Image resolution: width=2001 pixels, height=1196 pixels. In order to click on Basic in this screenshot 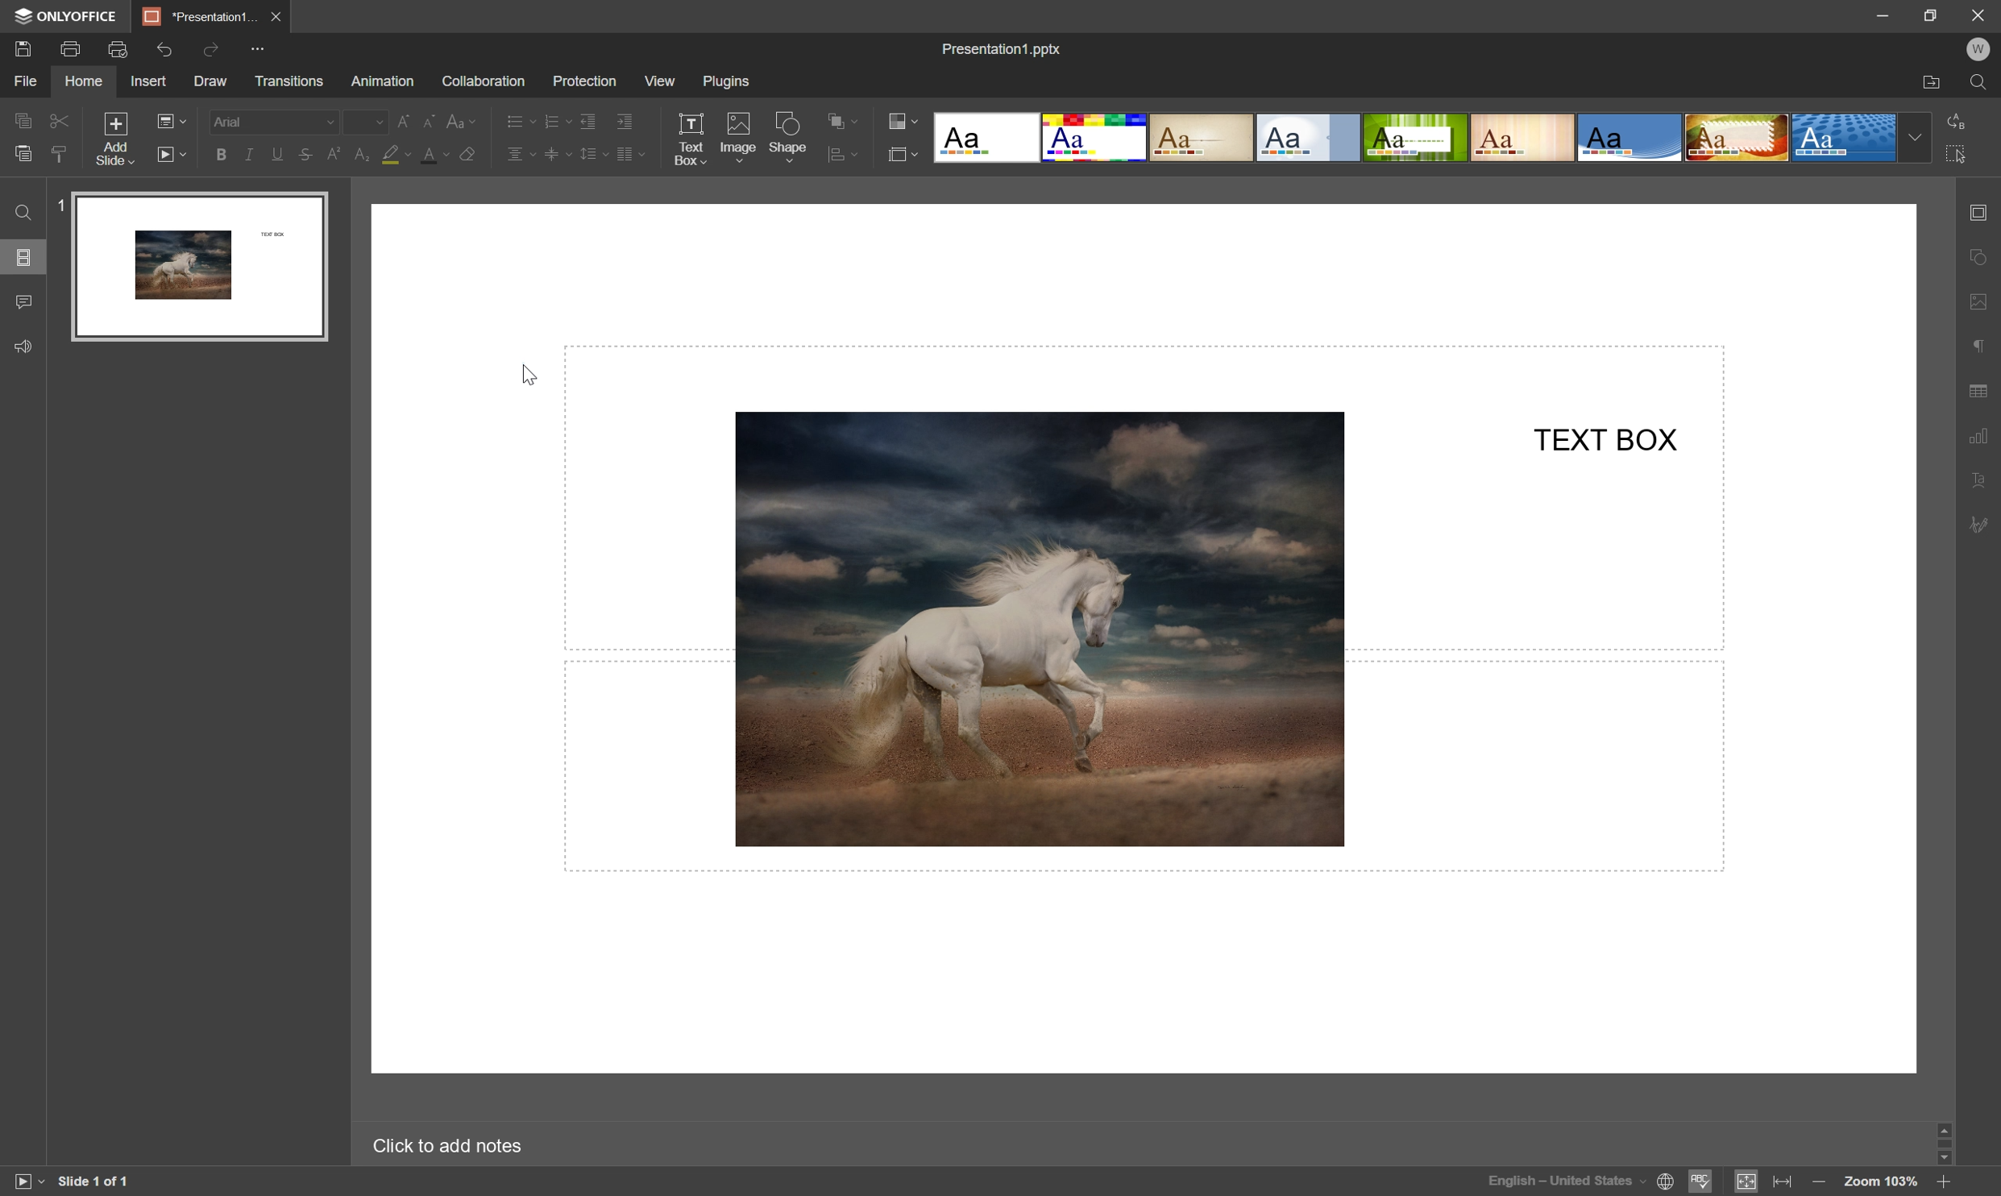, I will do `click(1095, 138)`.